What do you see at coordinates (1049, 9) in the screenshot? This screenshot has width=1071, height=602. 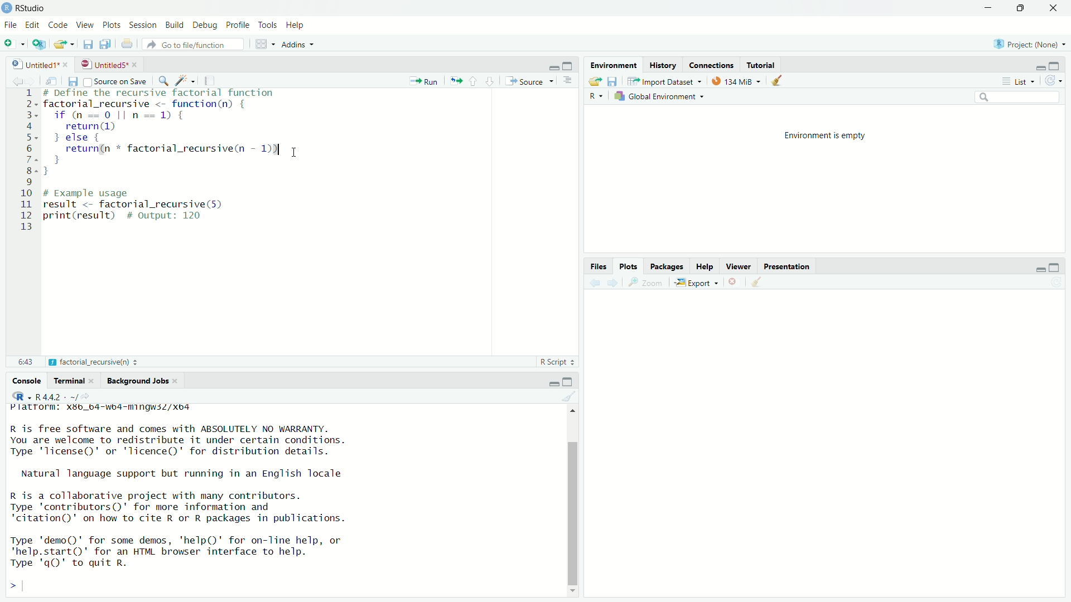 I see `Close` at bounding box center [1049, 9].